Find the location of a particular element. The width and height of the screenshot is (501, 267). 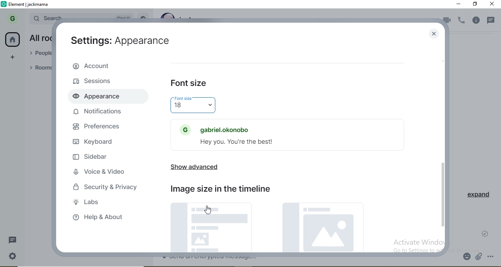

G is located at coordinates (11, 19).